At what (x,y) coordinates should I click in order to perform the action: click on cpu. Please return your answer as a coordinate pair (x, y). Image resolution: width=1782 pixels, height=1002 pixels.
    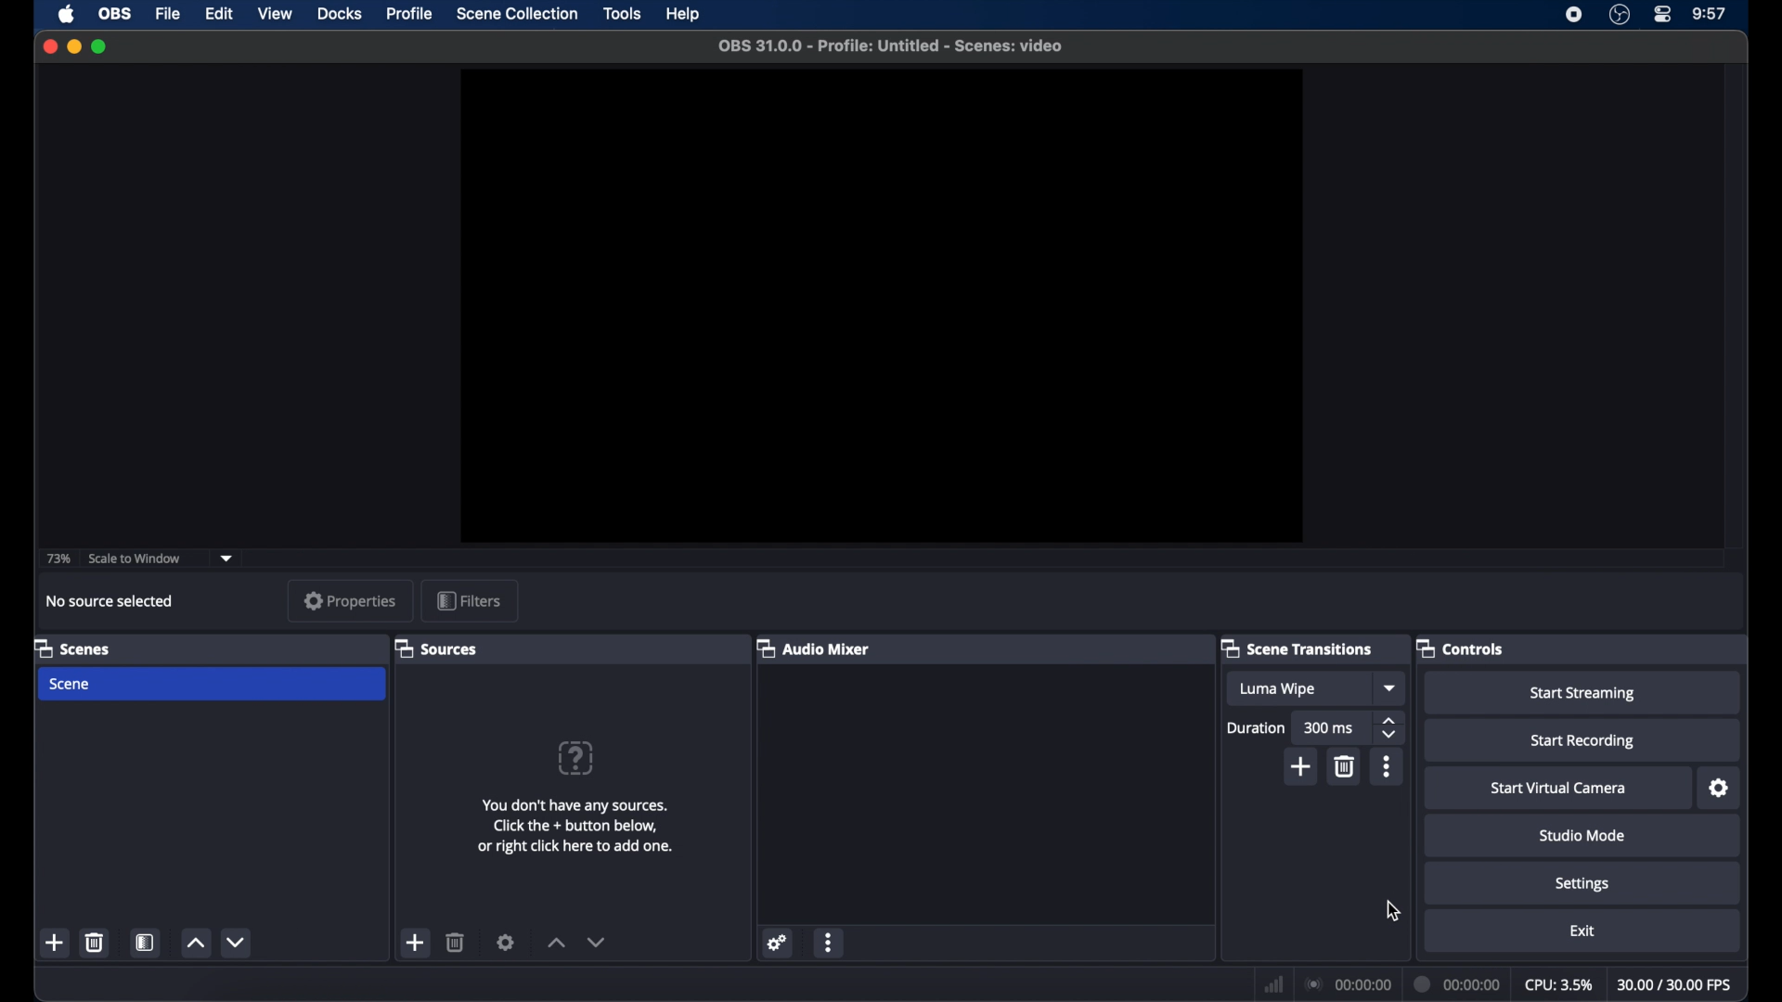
    Looking at the image, I should click on (1558, 983).